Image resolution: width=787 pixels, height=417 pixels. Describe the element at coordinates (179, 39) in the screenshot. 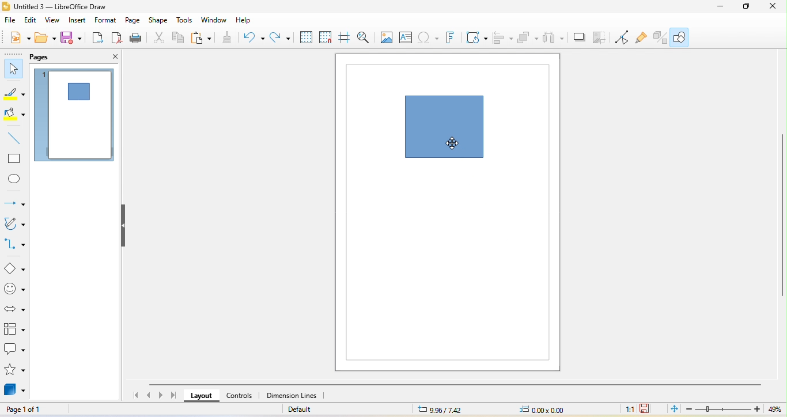

I see `copy` at that location.